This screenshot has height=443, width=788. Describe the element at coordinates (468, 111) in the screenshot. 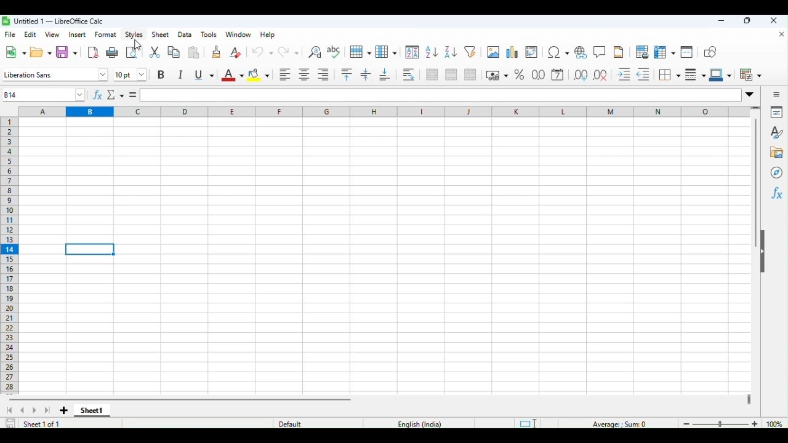

I see `j` at that location.